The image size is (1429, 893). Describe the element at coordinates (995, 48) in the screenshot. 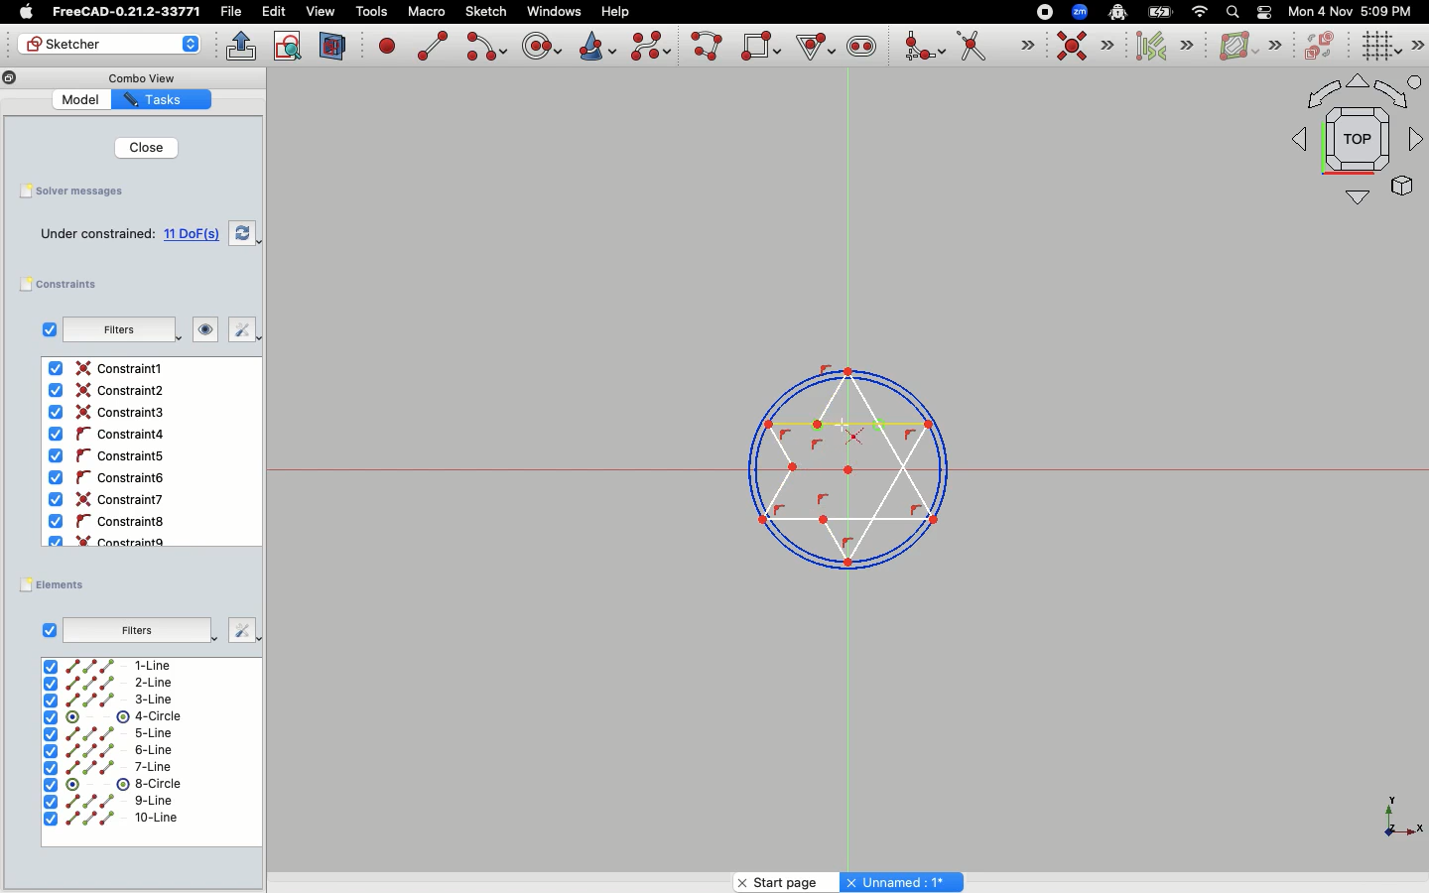

I see `Trim edge` at that location.